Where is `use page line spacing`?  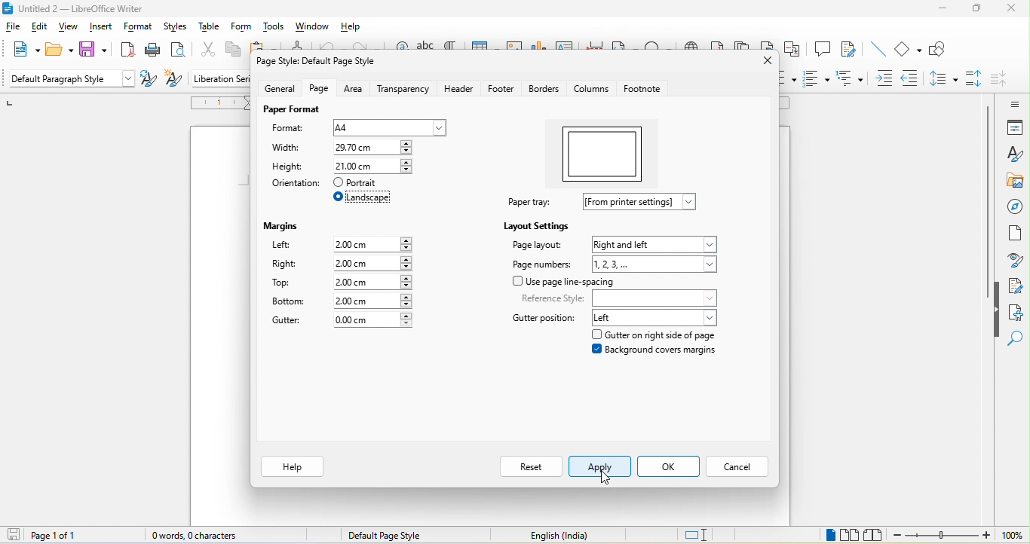 use page line spacing is located at coordinates (564, 283).